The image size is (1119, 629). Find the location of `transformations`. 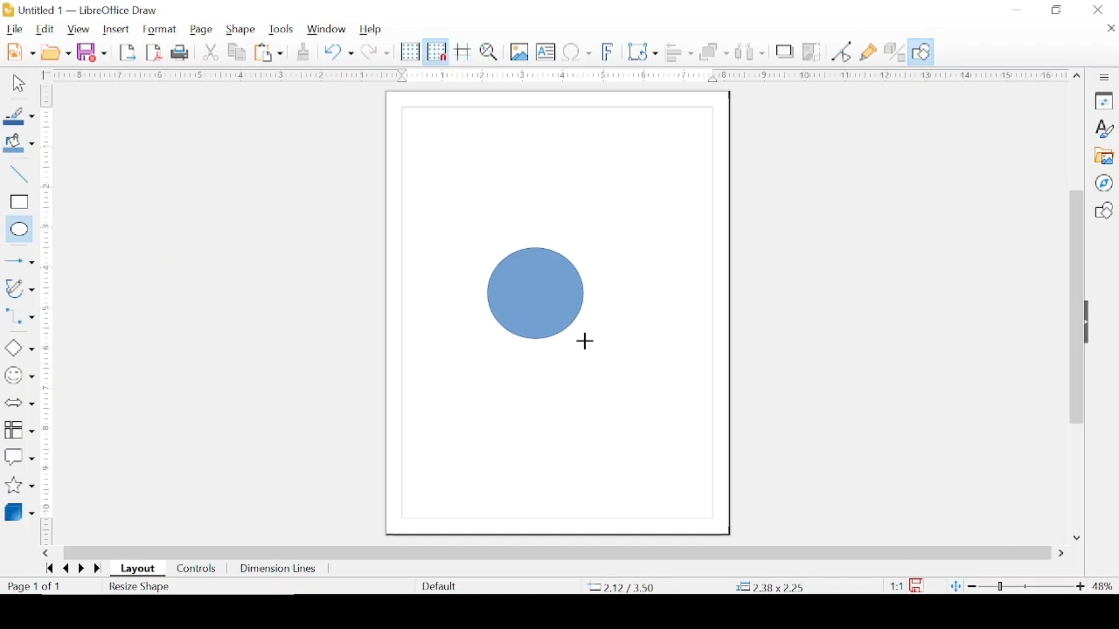

transformations is located at coordinates (643, 51).